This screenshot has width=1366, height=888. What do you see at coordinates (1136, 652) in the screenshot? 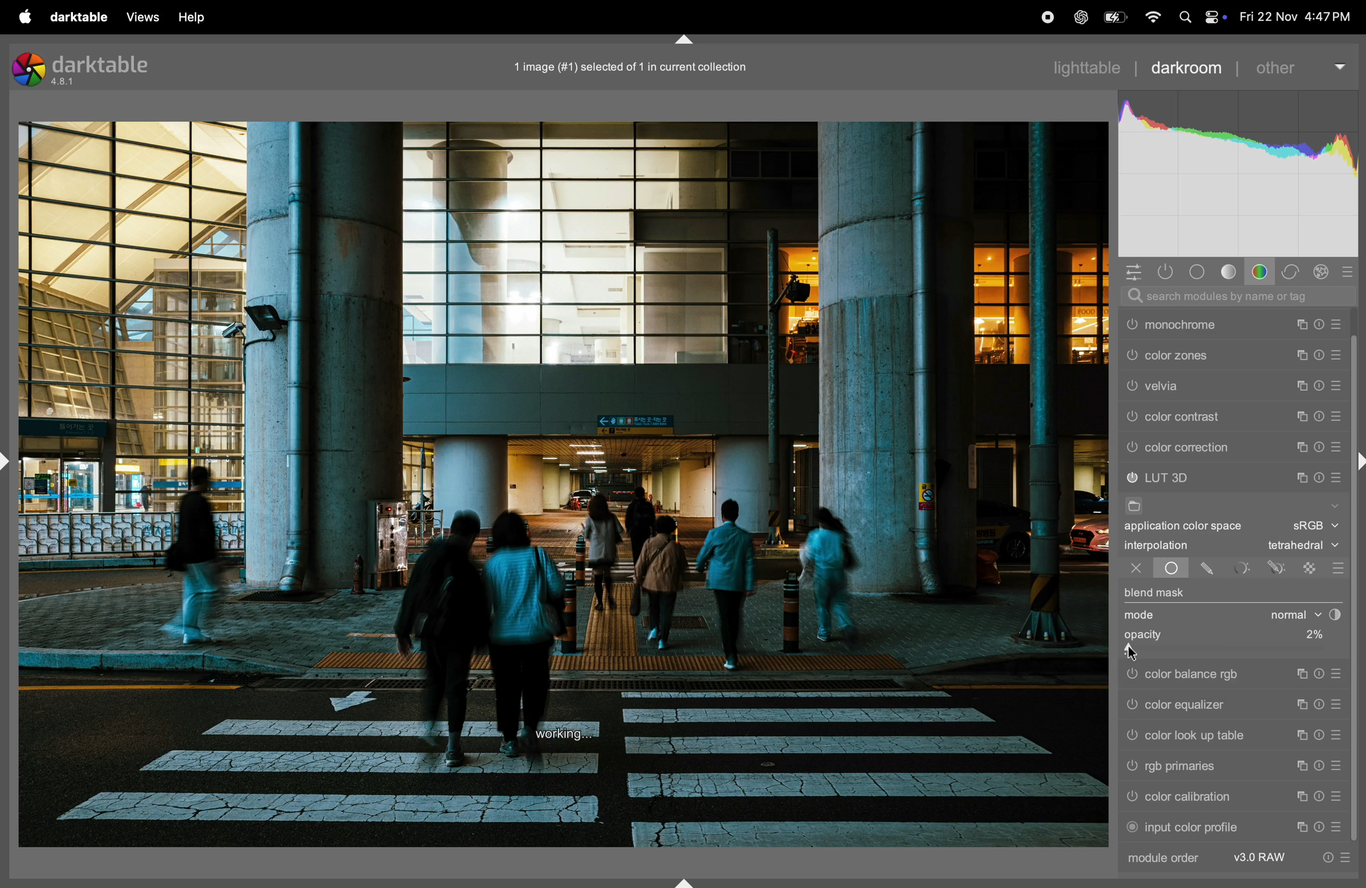
I see `cursor` at bounding box center [1136, 652].